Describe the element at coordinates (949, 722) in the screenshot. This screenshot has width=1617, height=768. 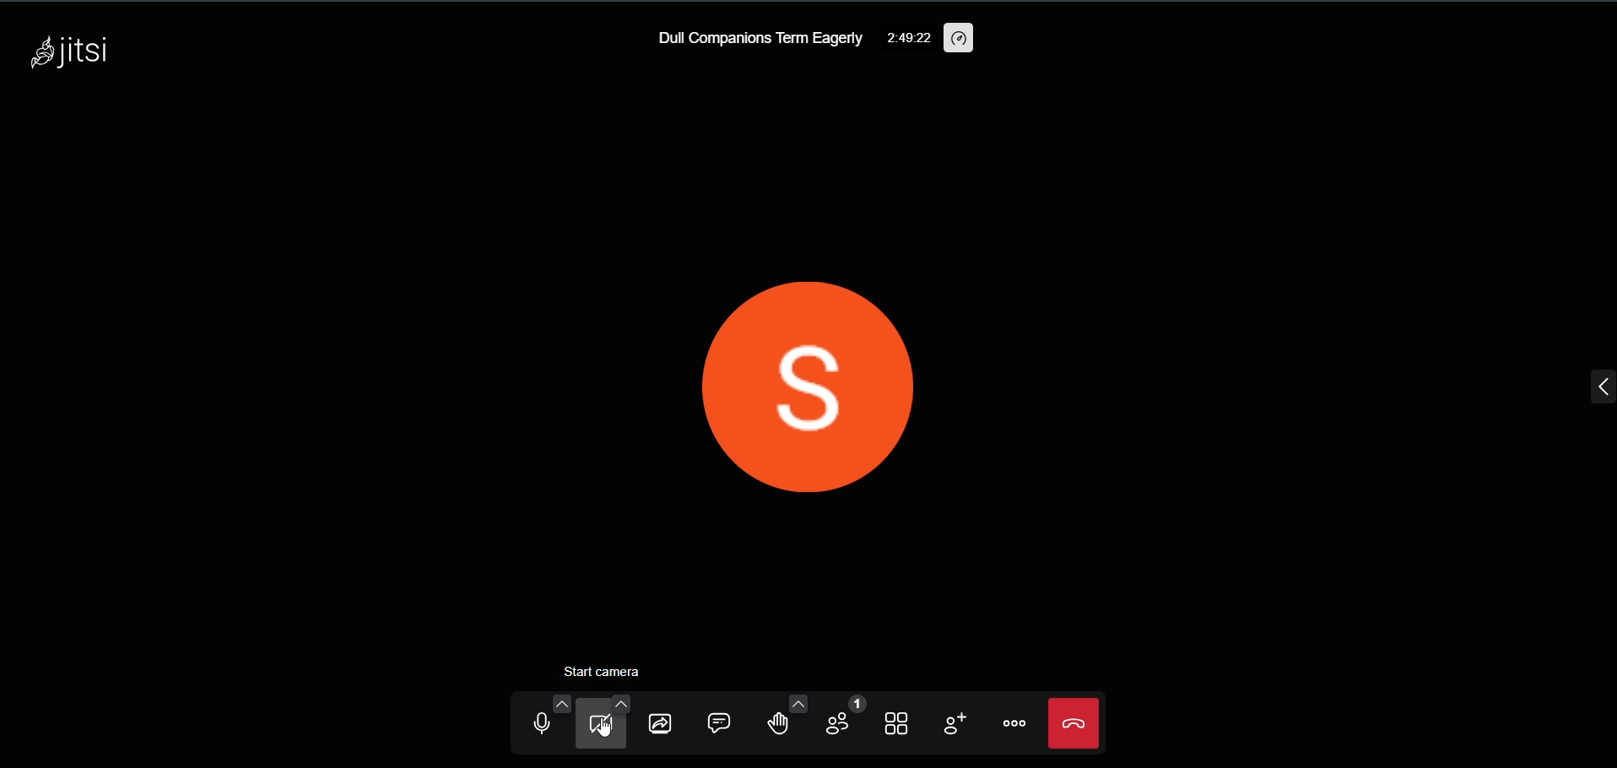
I see `invite people` at that location.